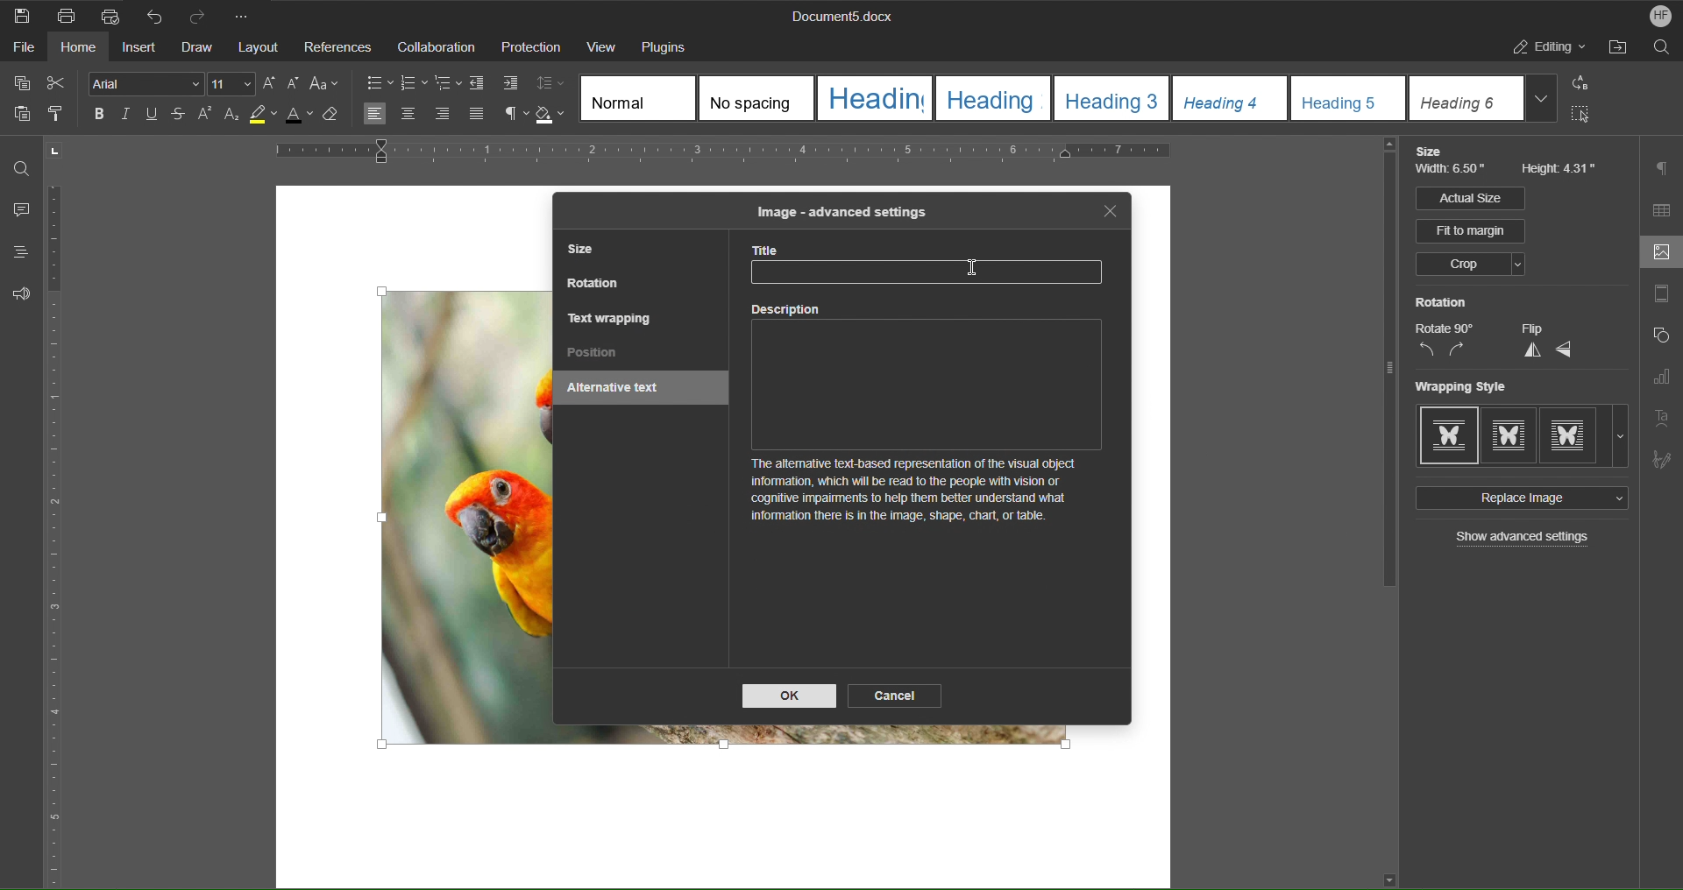 The width and height of the screenshot is (1683, 890). Describe the element at coordinates (20, 83) in the screenshot. I see `Copy` at that location.